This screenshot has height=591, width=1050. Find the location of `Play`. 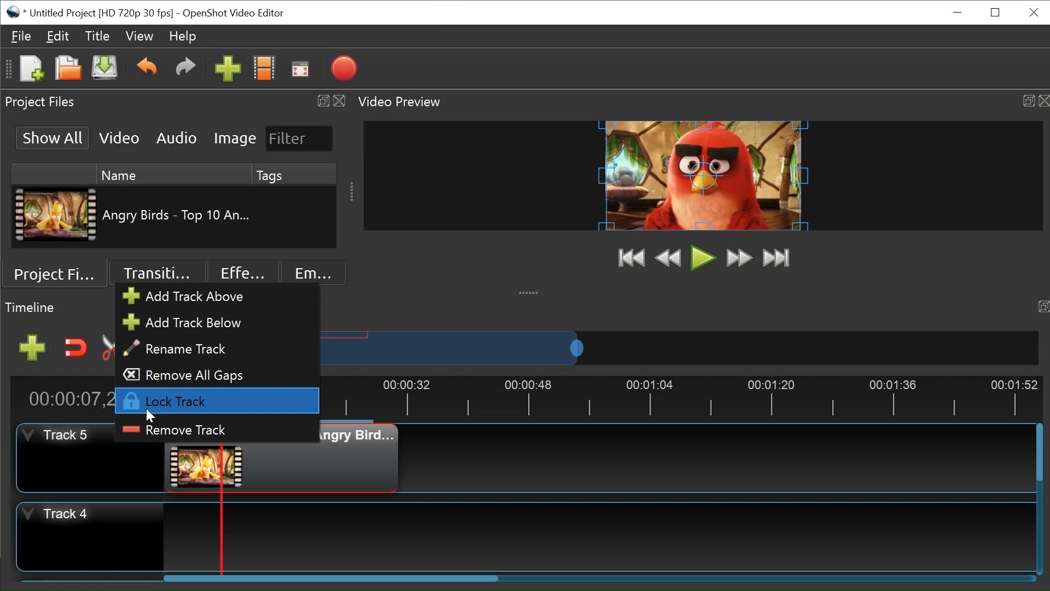

Play is located at coordinates (703, 257).